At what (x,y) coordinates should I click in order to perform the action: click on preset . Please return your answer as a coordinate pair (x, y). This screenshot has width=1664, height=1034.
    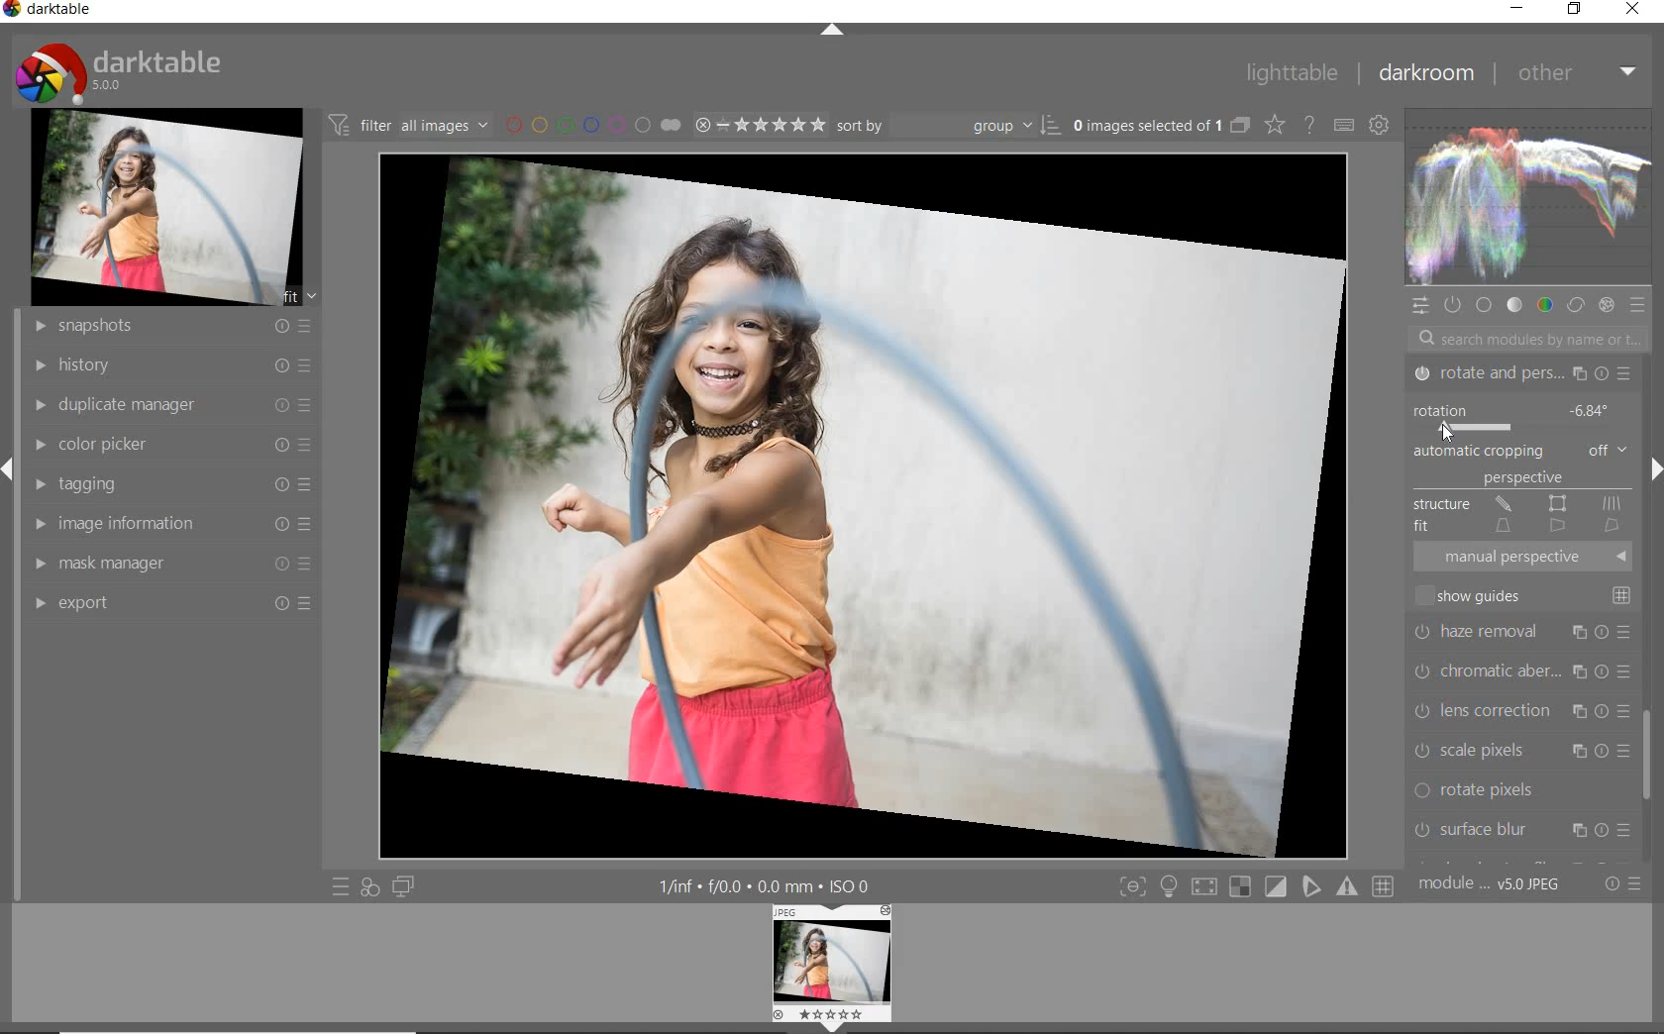
    Looking at the image, I should click on (1638, 307).